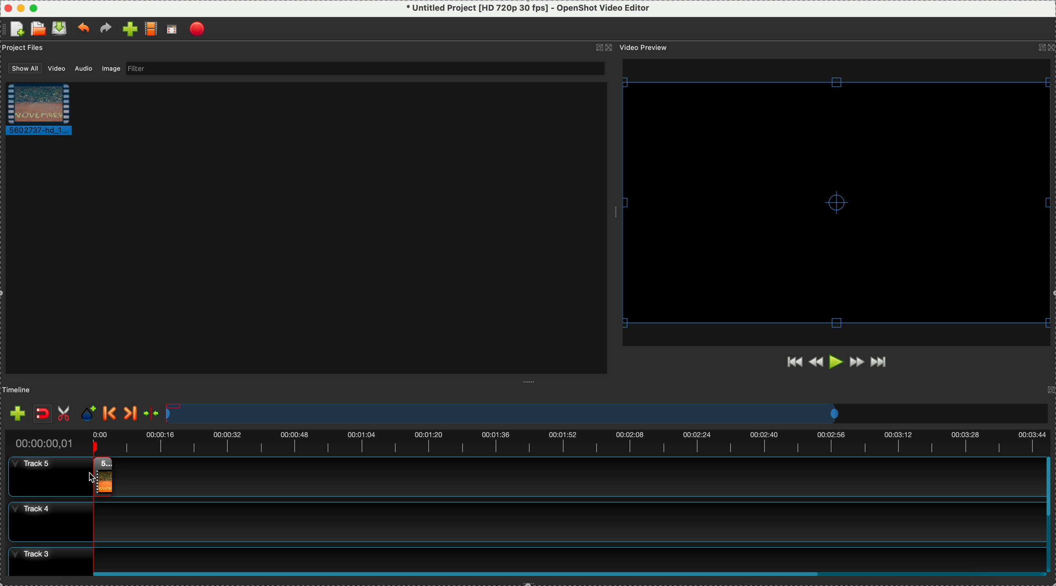 This screenshot has height=586, width=1056. What do you see at coordinates (24, 49) in the screenshot?
I see `project files` at bounding box center [24, 49].